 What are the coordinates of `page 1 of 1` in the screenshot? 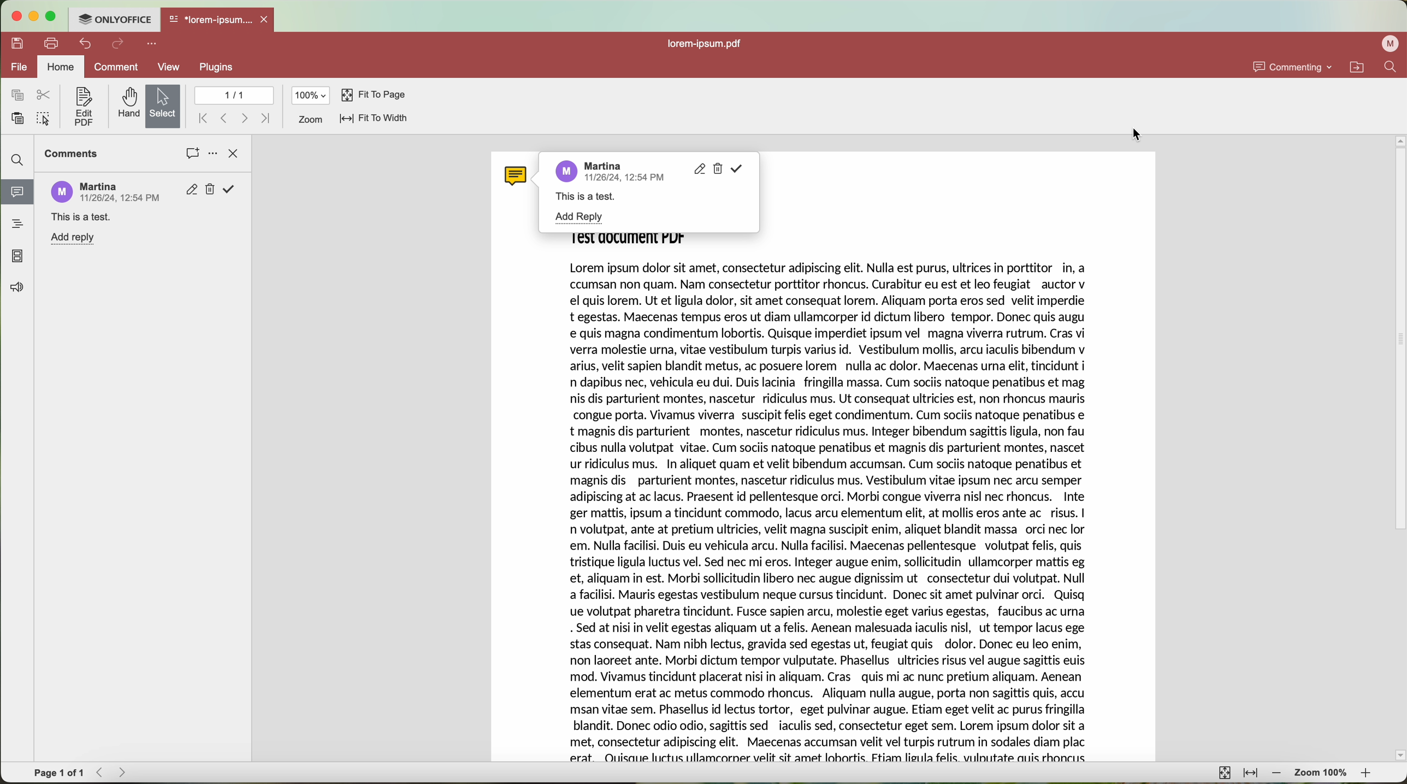 It's located at (59, 771).